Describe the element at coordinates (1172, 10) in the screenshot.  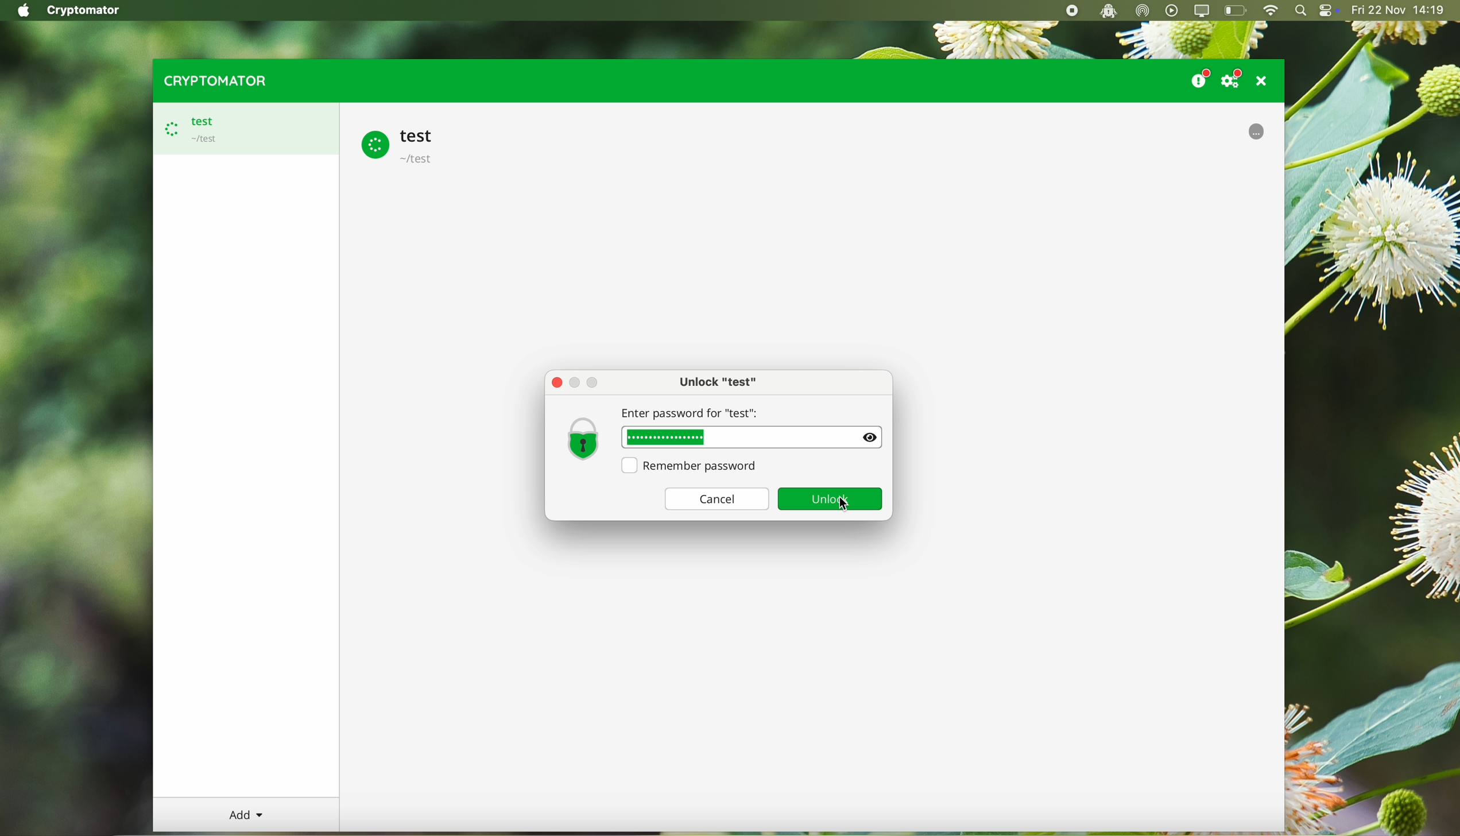
I see `play` at that location.